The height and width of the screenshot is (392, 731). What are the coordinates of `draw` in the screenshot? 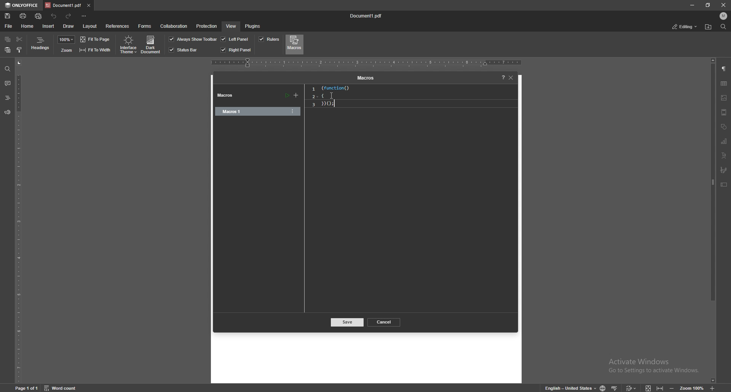 It's located at (69, 25).